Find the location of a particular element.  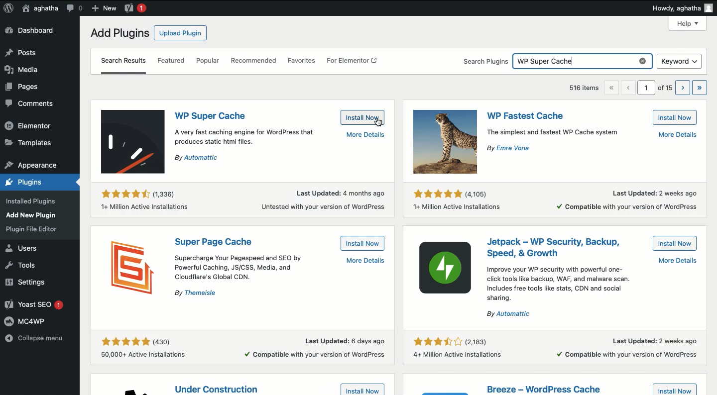

Install now is located at coordinates (362, 390).